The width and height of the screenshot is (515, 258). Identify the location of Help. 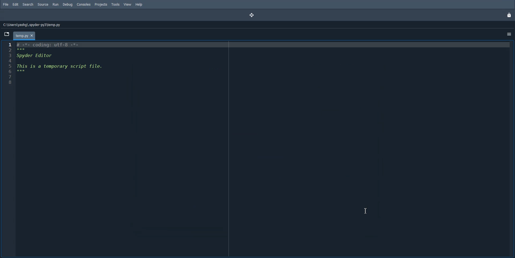
(139, 5).